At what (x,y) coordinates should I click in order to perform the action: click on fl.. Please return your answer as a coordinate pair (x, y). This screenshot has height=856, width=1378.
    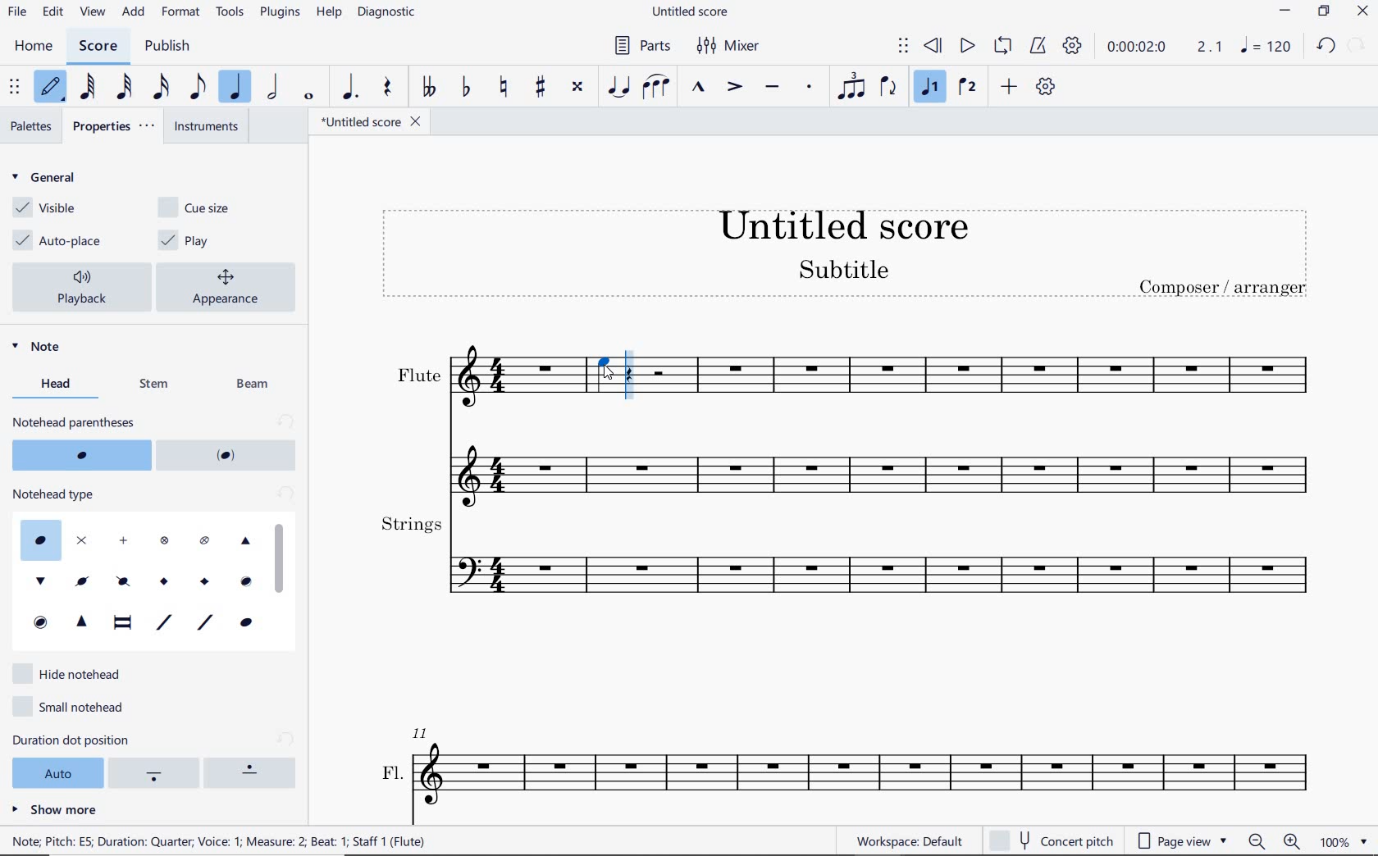
    Looking at the image, I should click on (850, 765).